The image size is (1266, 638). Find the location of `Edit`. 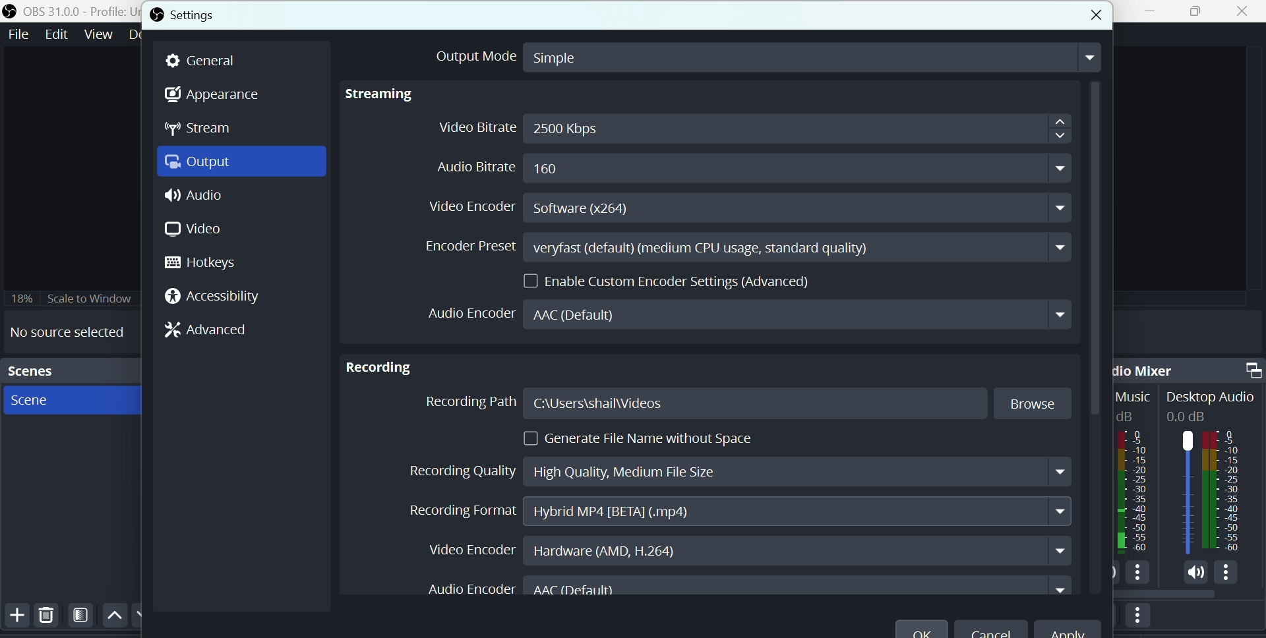

Edit is located at coordinates (56, 36).